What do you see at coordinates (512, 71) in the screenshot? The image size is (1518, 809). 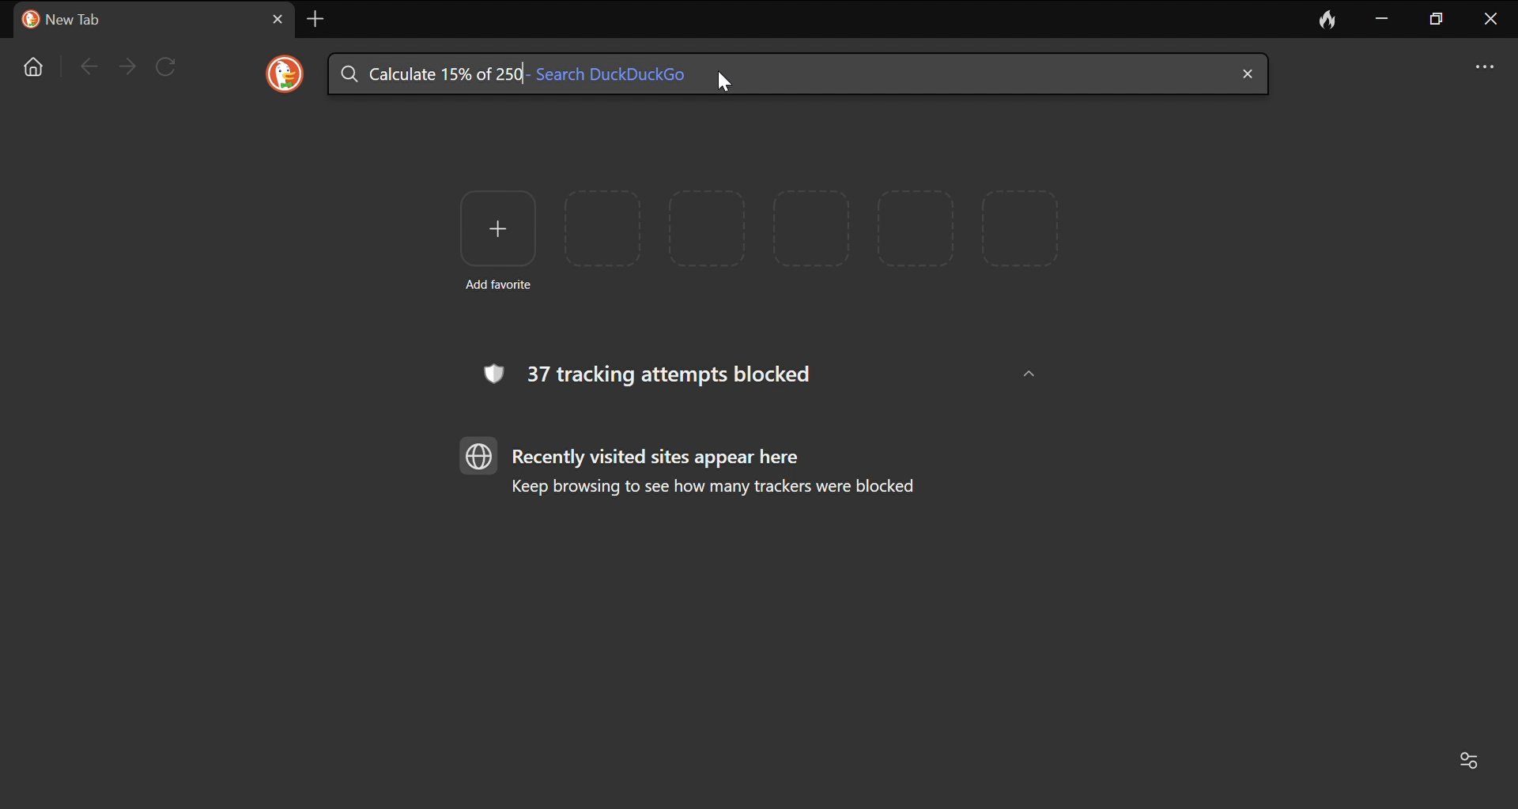 I see `searched text: Calculate 15% of 250- Search DuckDuckGo` at bounding box center [512, 71].